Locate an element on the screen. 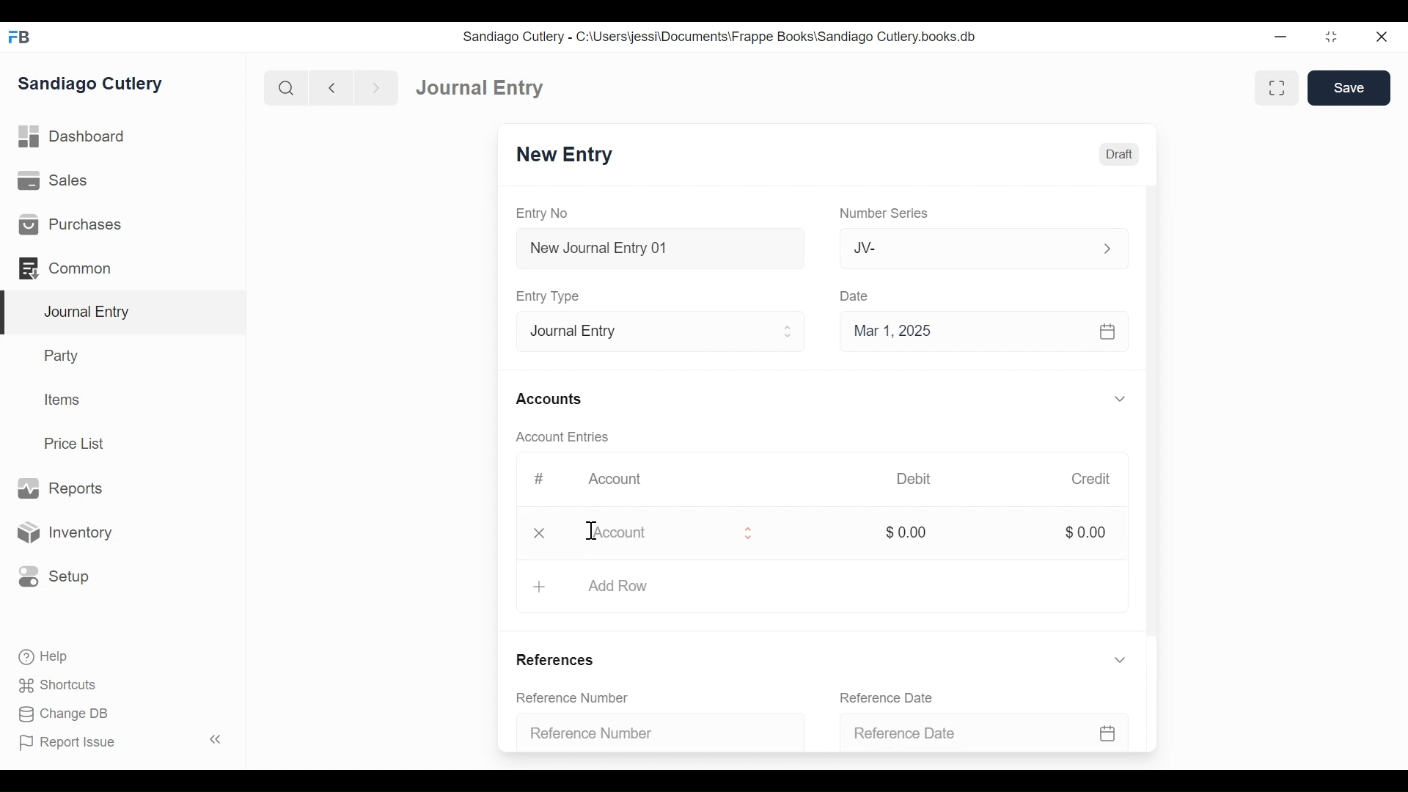  expand/collapse is located at coordinates (1119, 398).